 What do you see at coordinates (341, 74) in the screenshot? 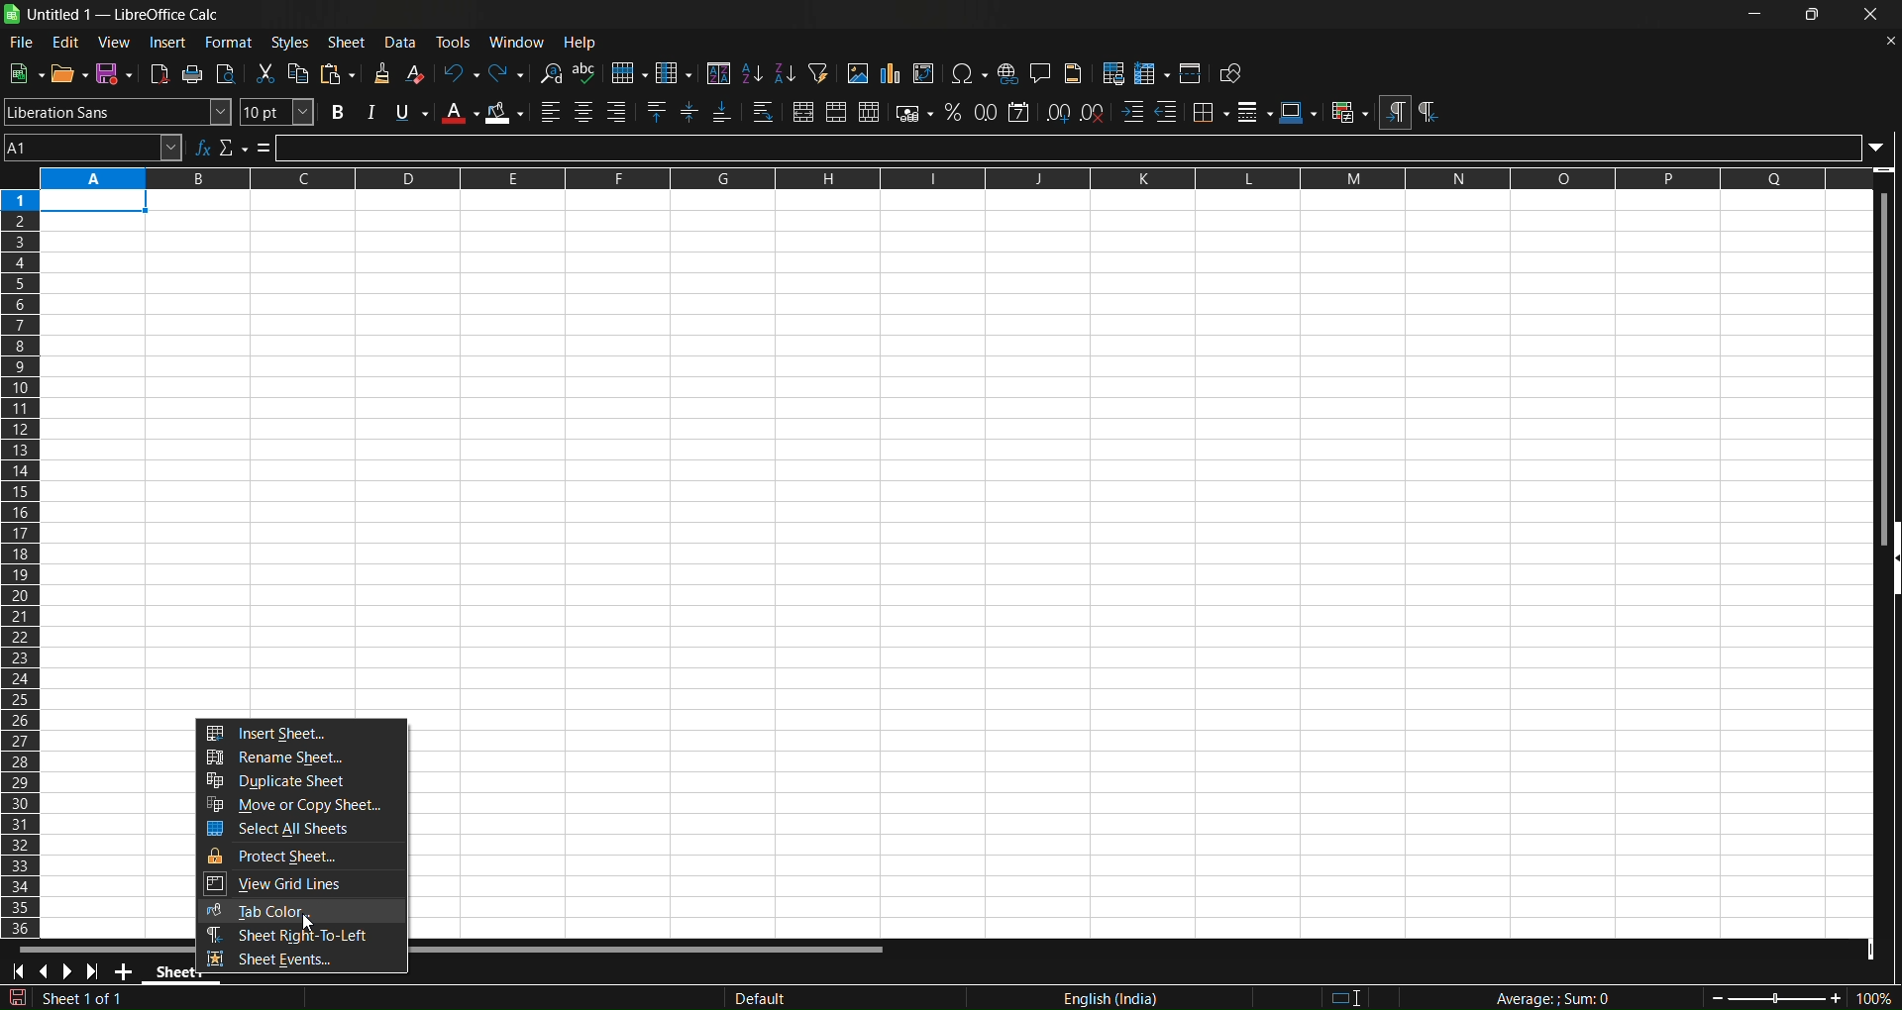
I see `paste` at bounding box center [341, 74].